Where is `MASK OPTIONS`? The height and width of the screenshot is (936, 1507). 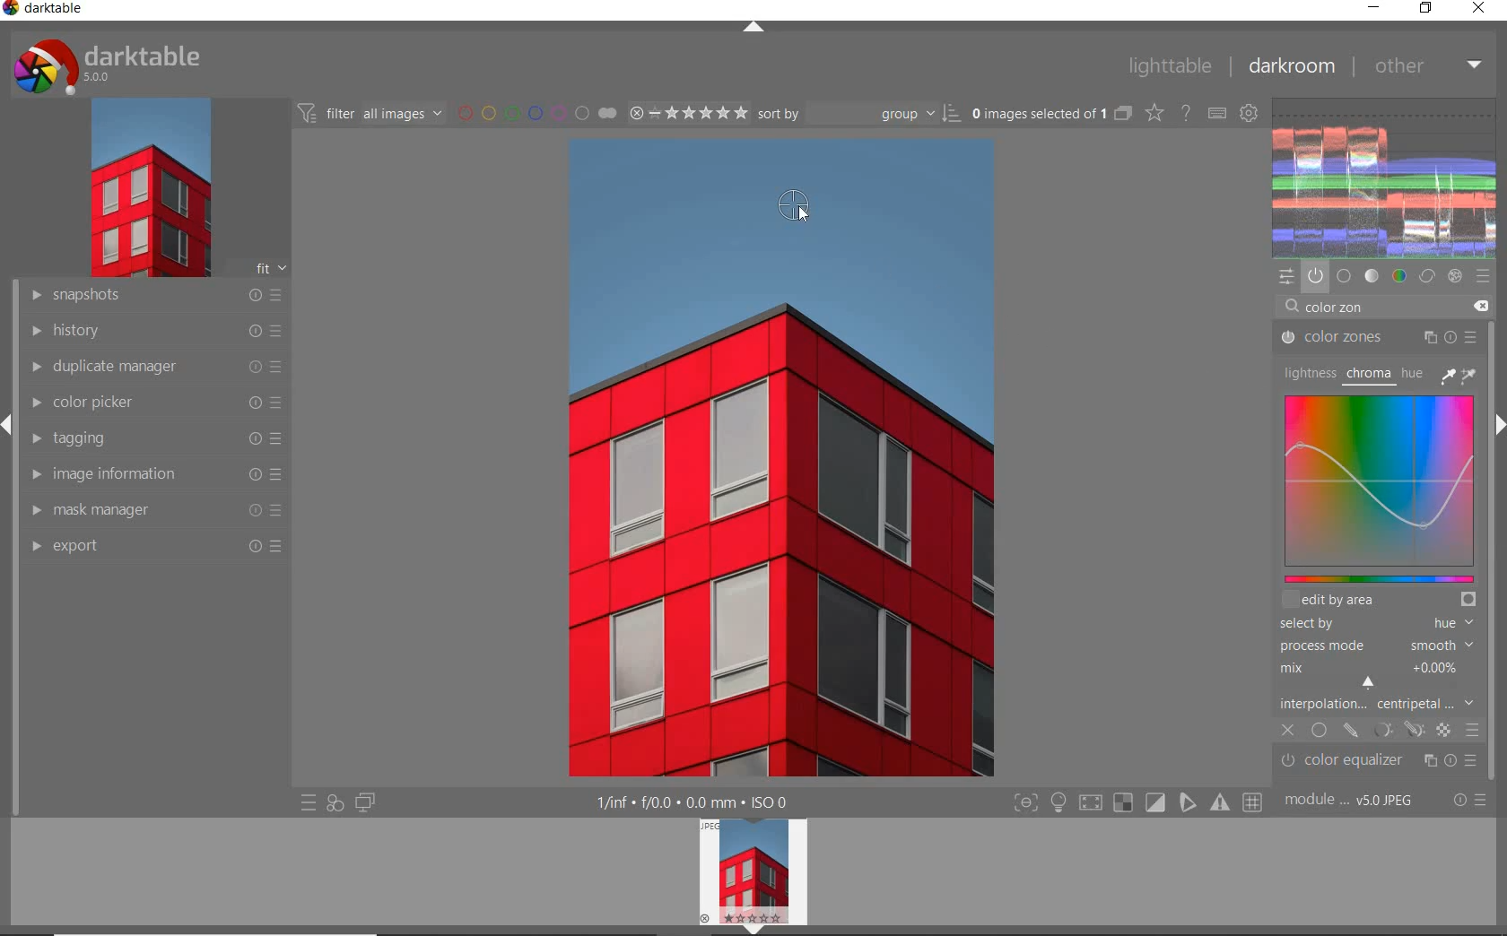
MASK OPTIONS is located at coordinates (1396, 730).